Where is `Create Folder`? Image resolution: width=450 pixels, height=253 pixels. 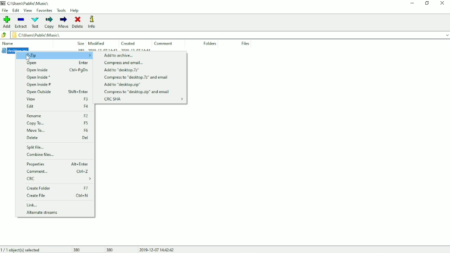 Create Folder is located at coordinates (58, 188).